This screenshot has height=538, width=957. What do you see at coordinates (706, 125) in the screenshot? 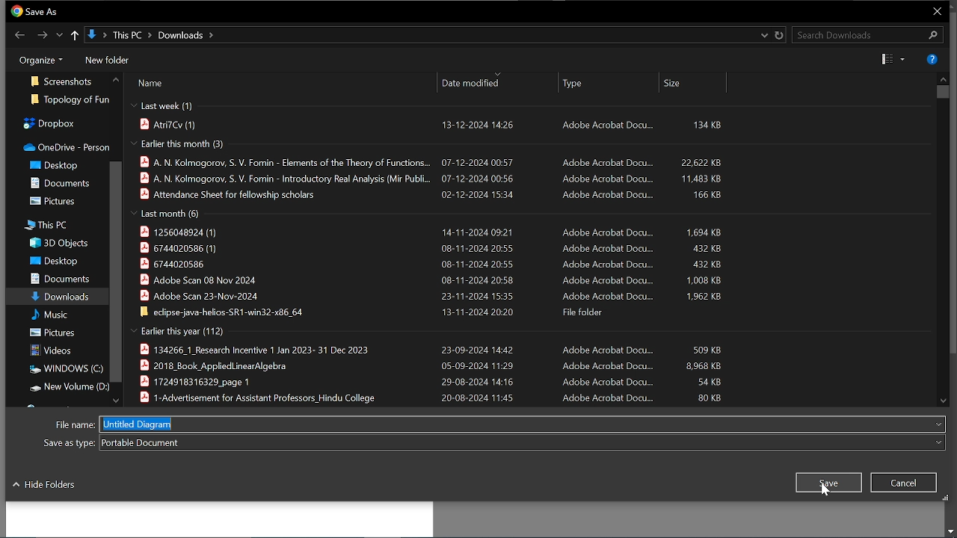
I see `134 KB` at bounding box center [706, 125].